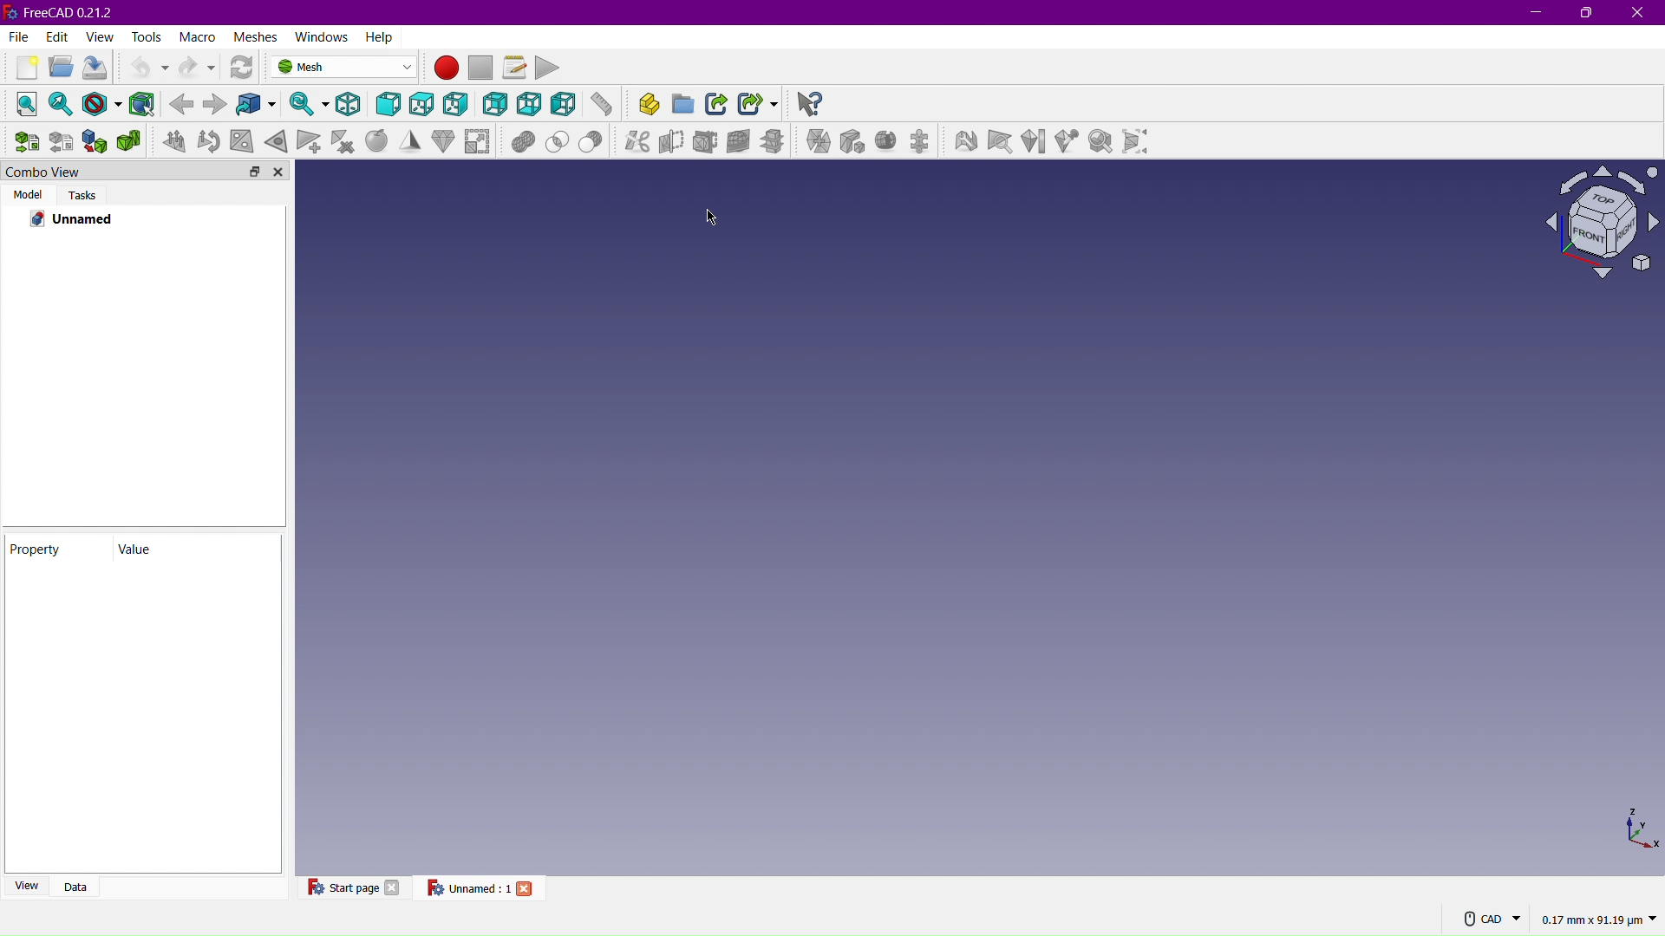 The height and width of the screenshot is (936, 1665). I want to click on Flip normal, so click(210, 141).